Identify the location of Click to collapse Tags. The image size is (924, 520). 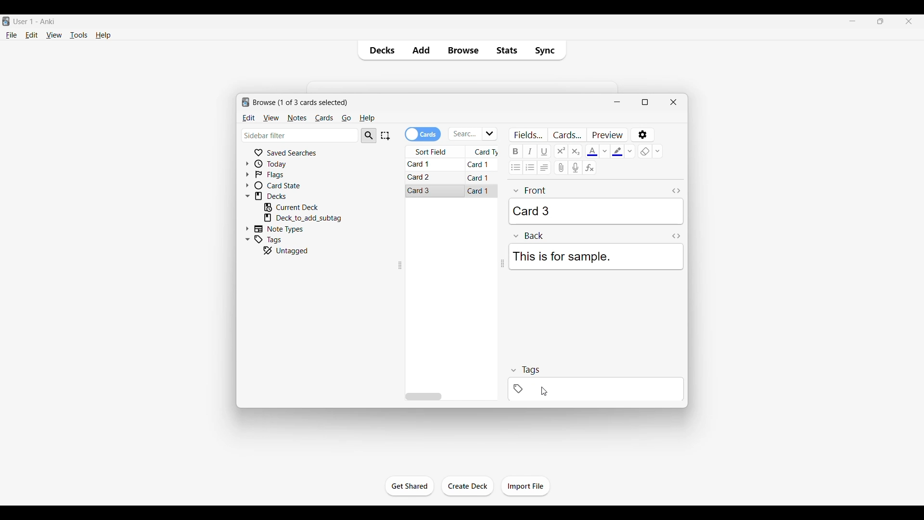
(247, 239).